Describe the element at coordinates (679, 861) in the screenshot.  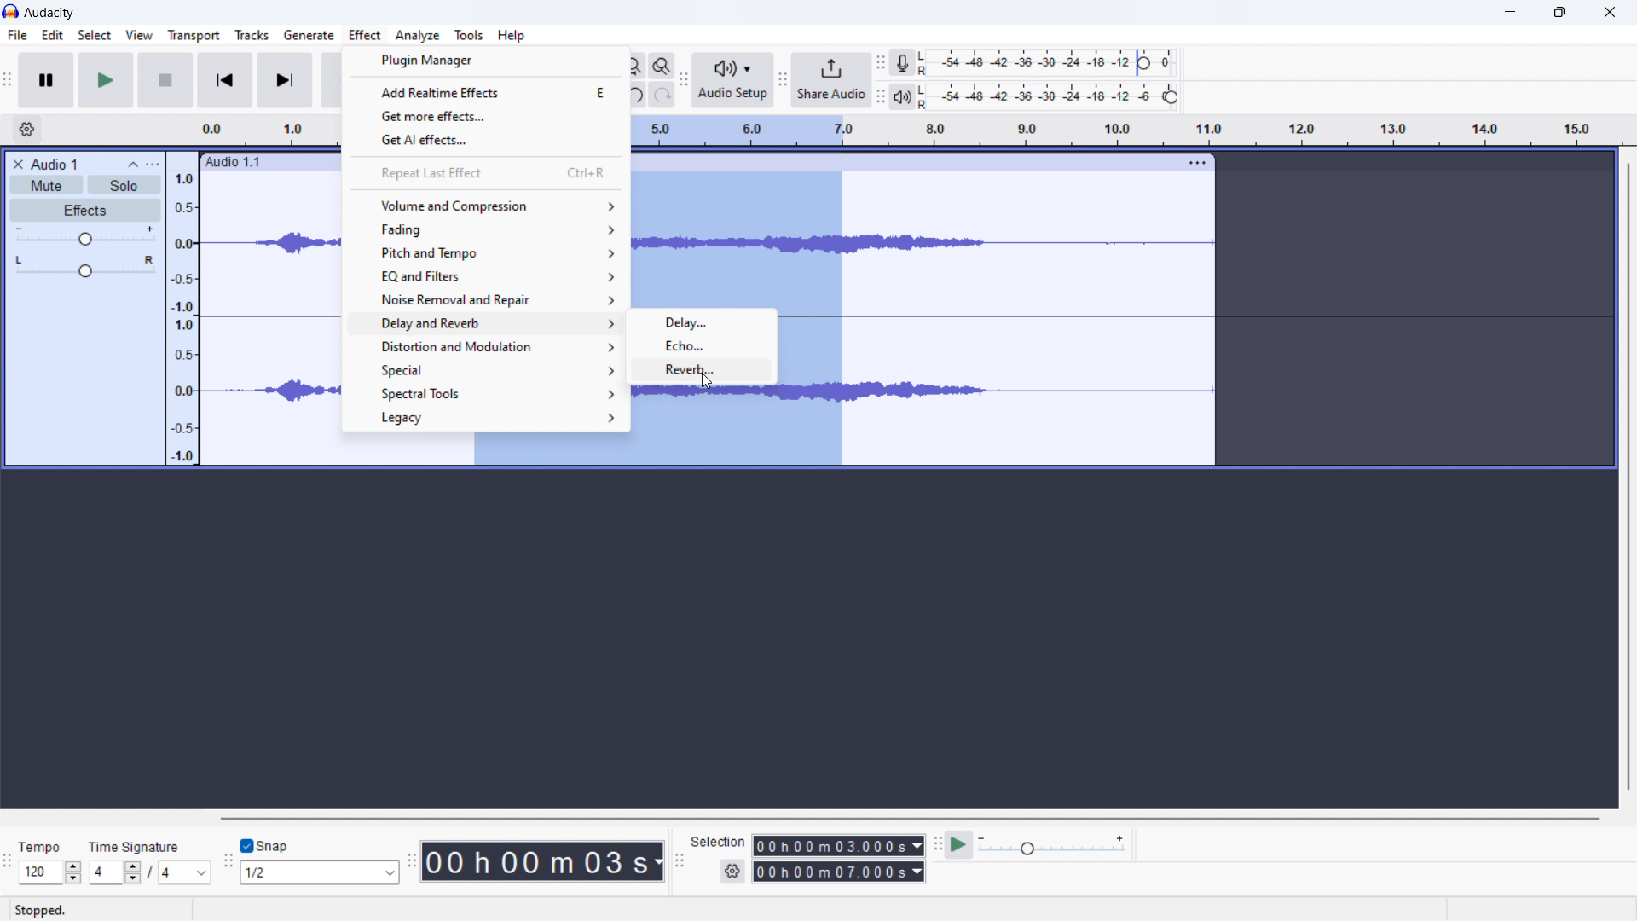
I see `selection toolbar` at that location.